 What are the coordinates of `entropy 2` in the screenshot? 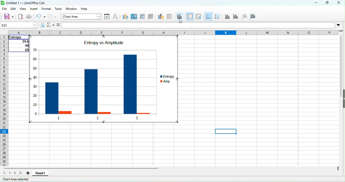 It's located at (91, 88).